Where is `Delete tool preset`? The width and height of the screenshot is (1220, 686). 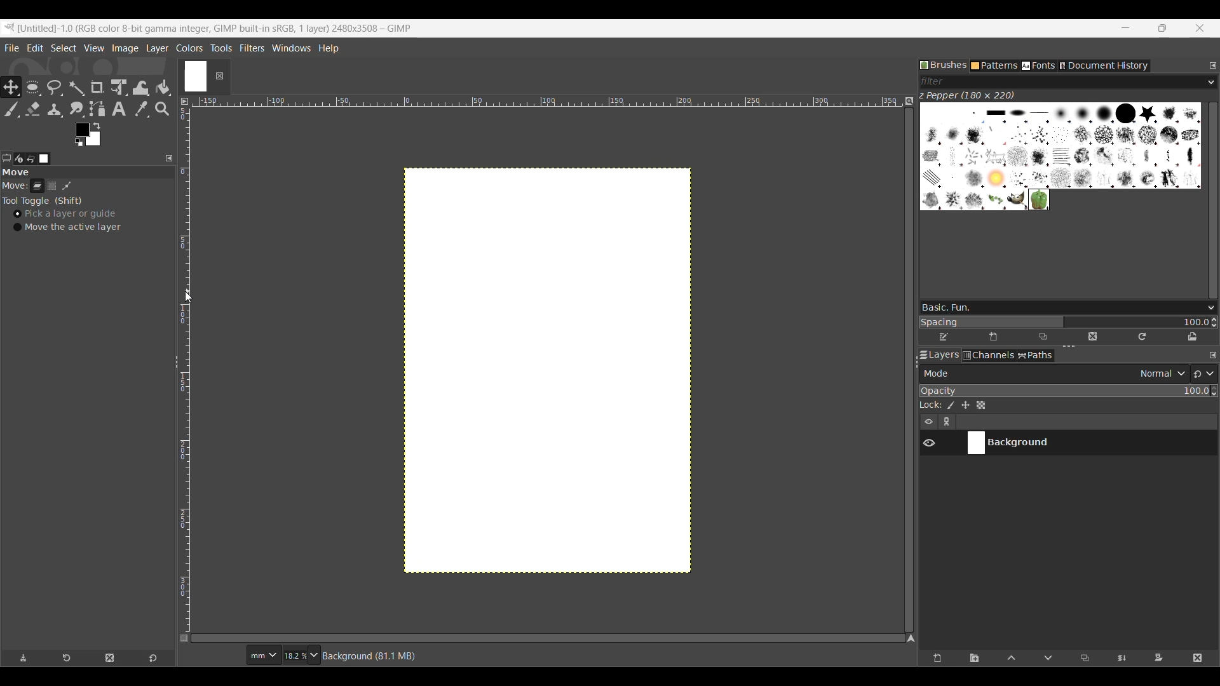
Delete tool preset is located at coordinates (110, 658).